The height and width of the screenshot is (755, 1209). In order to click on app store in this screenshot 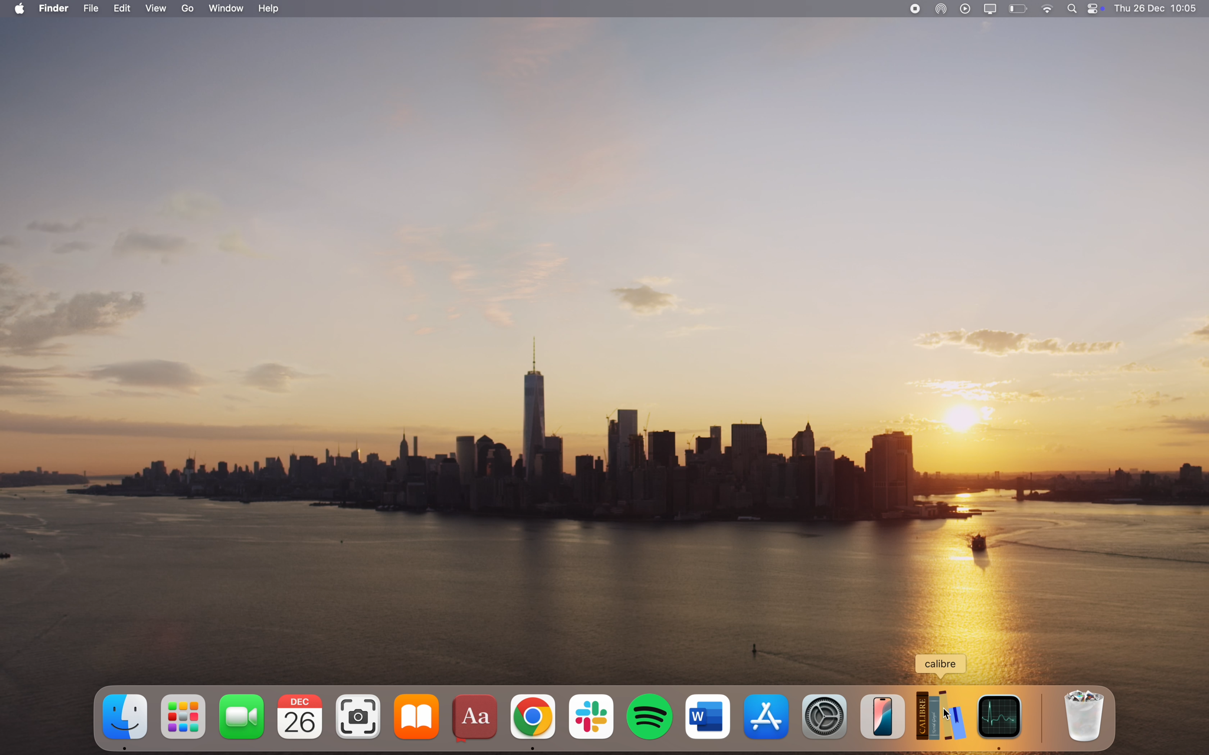, I will do `click(766, 714)`.